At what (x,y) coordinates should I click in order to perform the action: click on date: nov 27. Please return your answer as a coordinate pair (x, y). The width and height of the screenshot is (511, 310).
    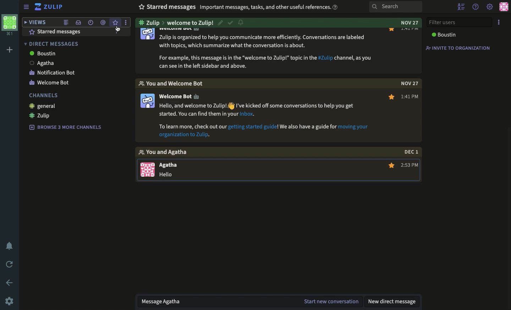
    Looking at the image, I should click on (407, 83).